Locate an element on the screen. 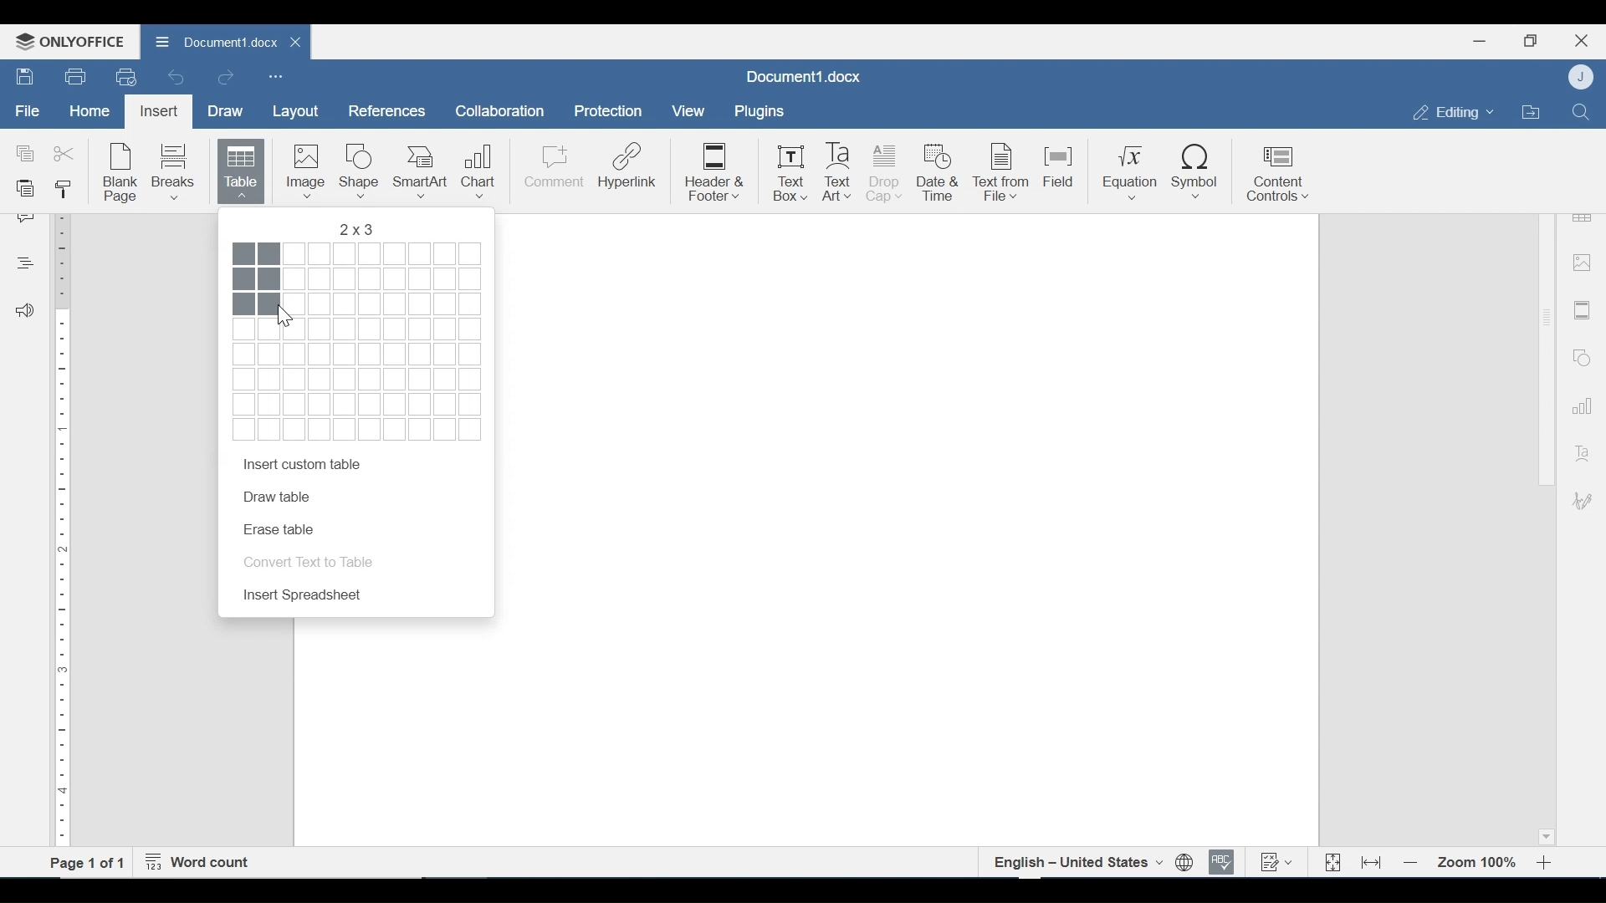 This screenshot has width=1606, height=903. Word Count is located at coordinates (202, 863).